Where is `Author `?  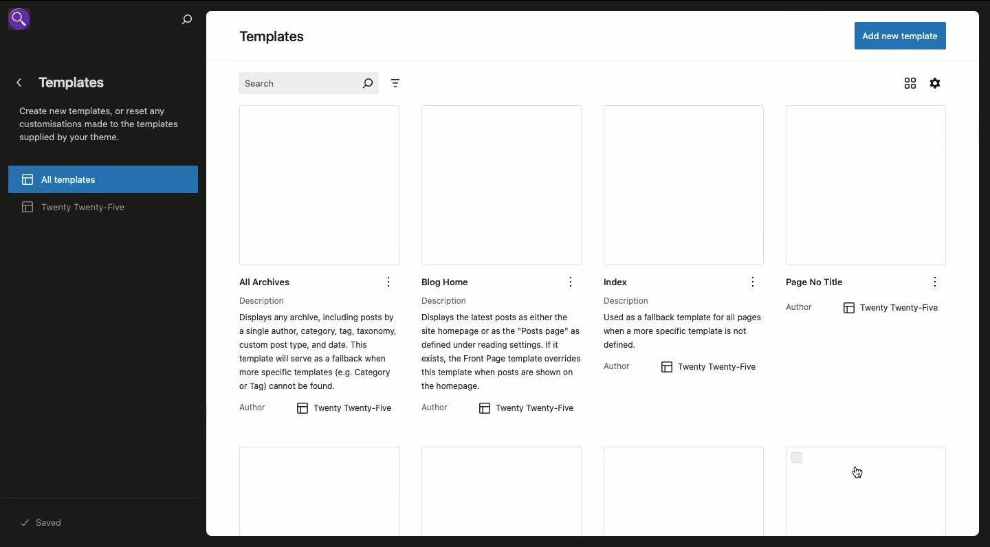 Author  is located at coordinates (620, 366).